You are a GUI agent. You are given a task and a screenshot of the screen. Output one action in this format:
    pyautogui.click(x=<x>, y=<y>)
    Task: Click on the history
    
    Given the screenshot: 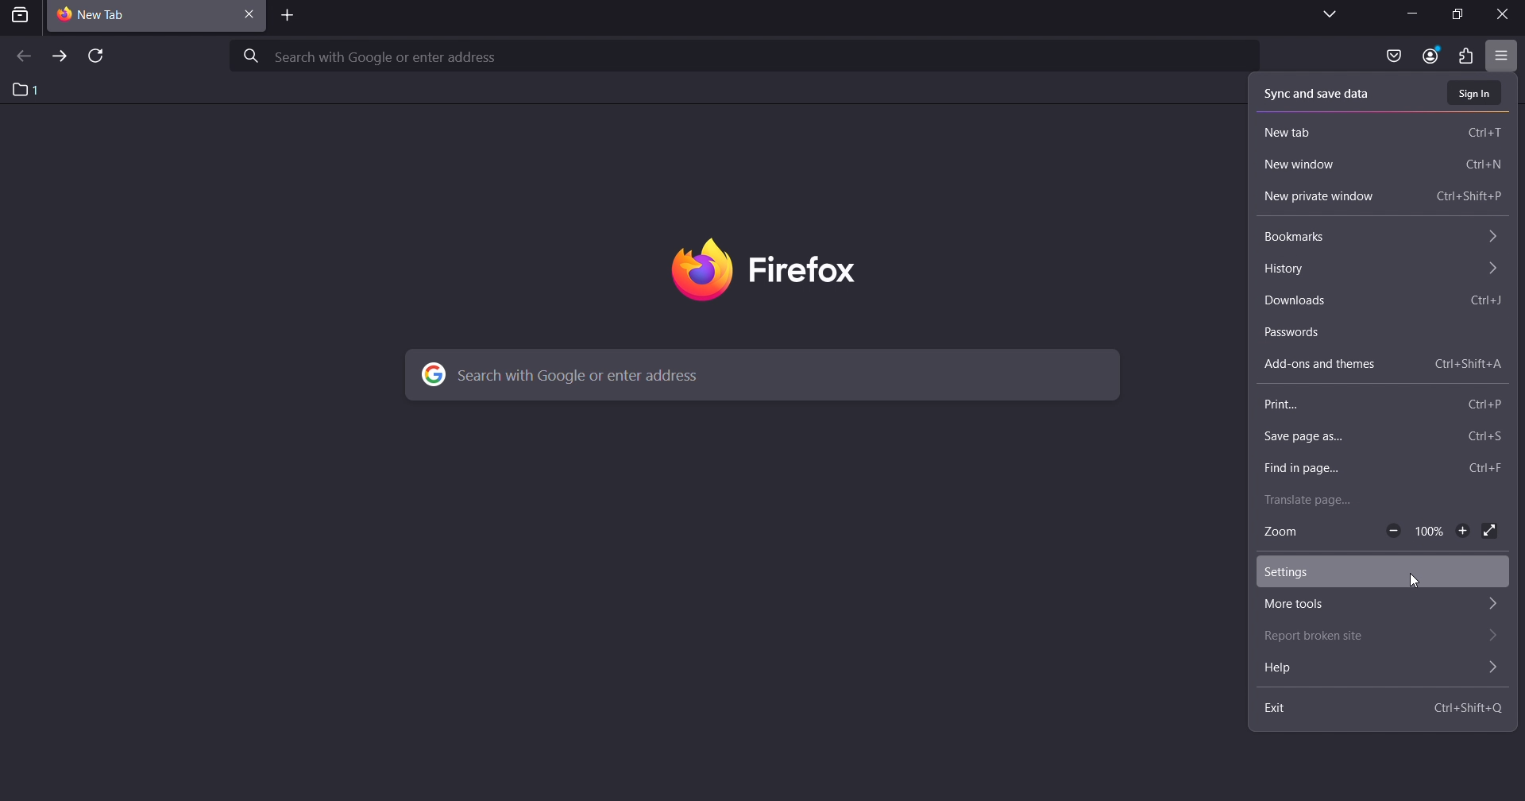 What is the action you would take?
    pyautogui.click(x=1378, y=267)
    